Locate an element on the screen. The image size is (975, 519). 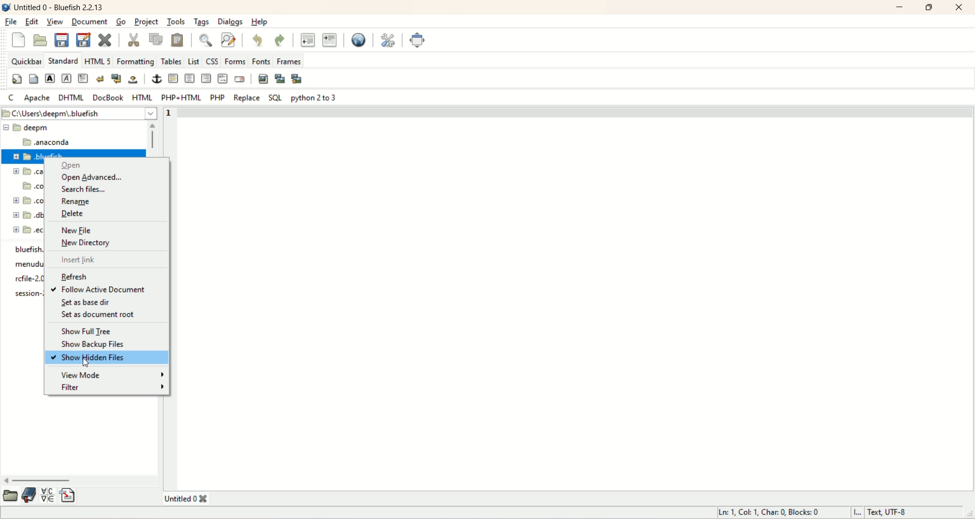
undo is located at coordinates (258, 41).